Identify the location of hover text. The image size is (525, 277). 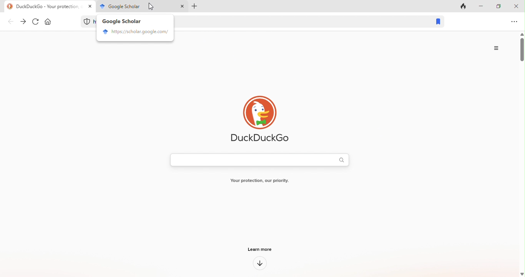
(122, 21).